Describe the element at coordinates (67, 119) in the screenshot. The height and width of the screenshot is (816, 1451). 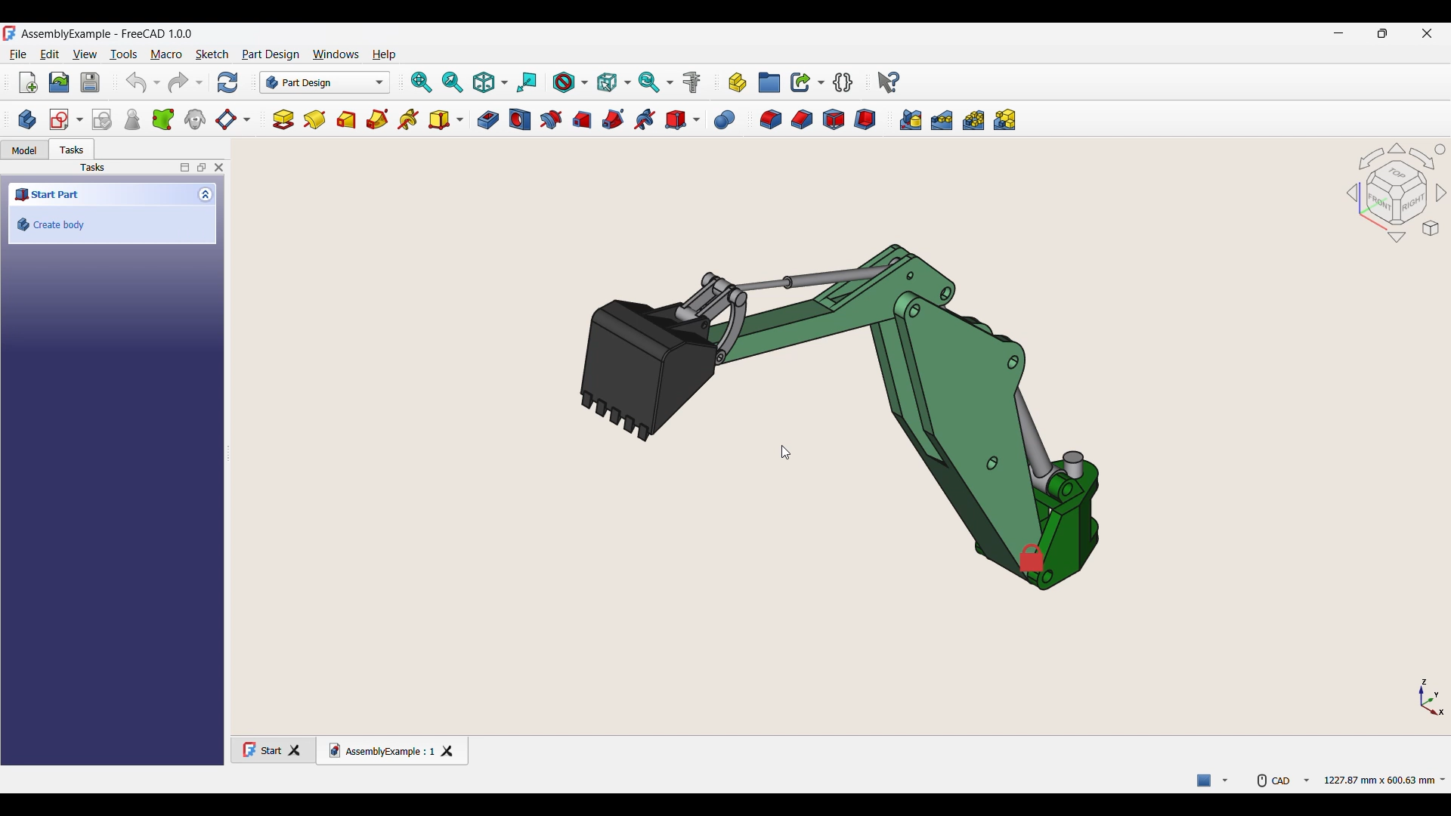
I see `Create sketch options` at that location.